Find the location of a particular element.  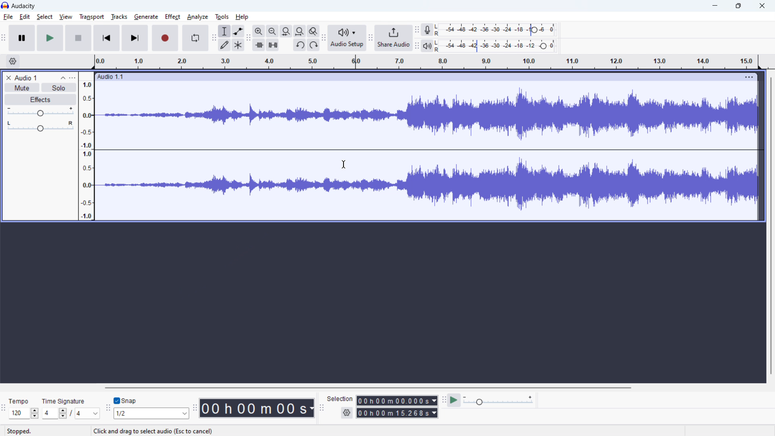

effect is located at coordinates (173, 17).